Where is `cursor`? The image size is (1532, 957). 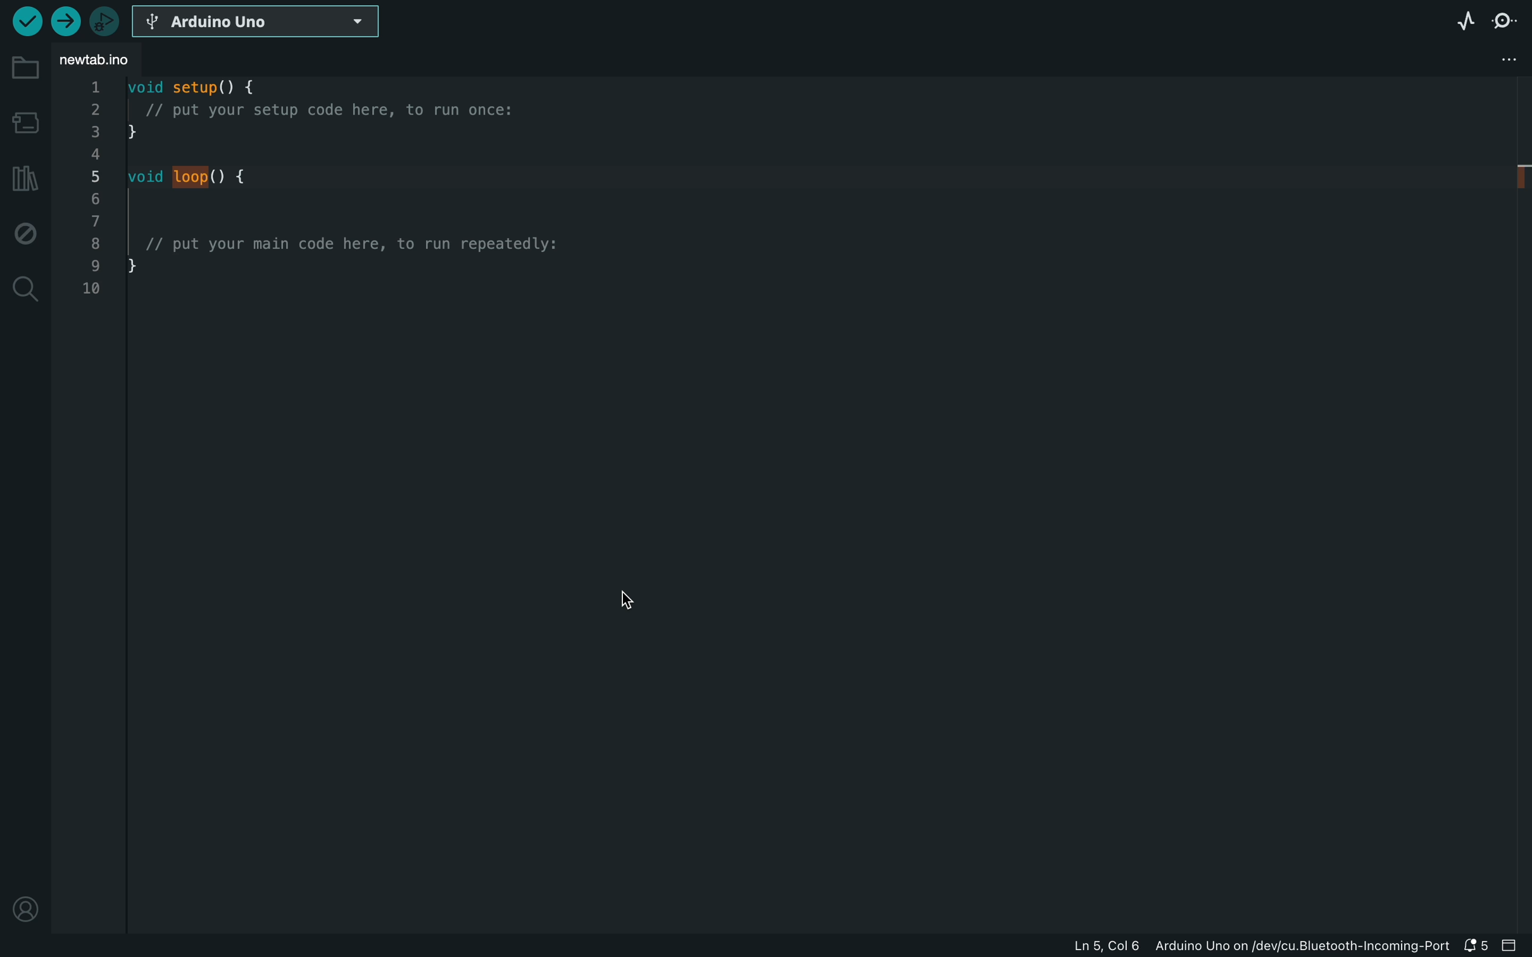 cursor is located at coordinates (642, 601).